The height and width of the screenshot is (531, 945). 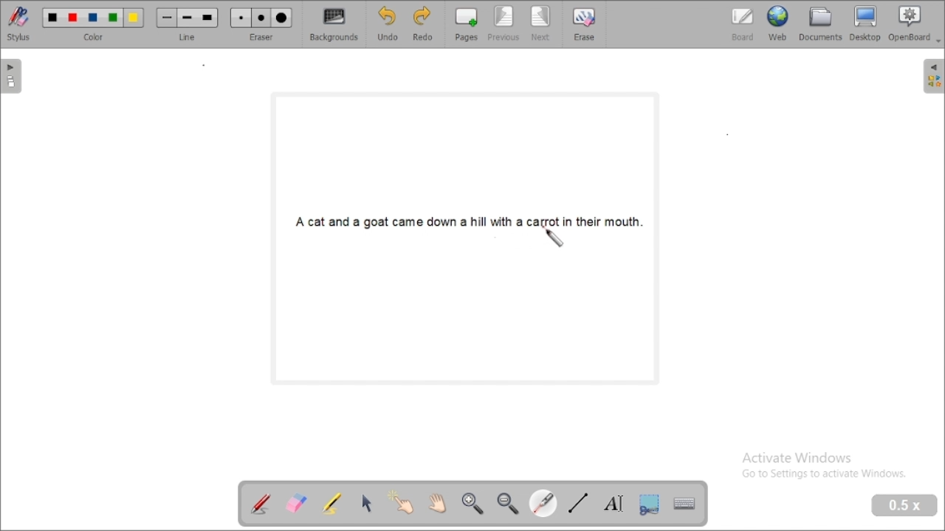 I want to click on display virtual keyboard, so click(x=685, y=504).